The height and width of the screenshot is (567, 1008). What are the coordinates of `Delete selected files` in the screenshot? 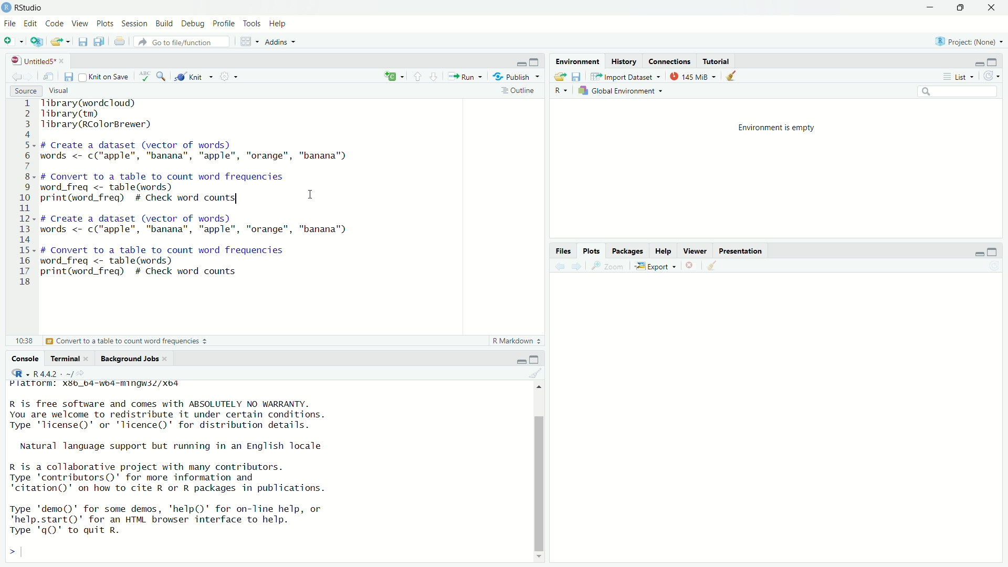 It's located at (690, 265).